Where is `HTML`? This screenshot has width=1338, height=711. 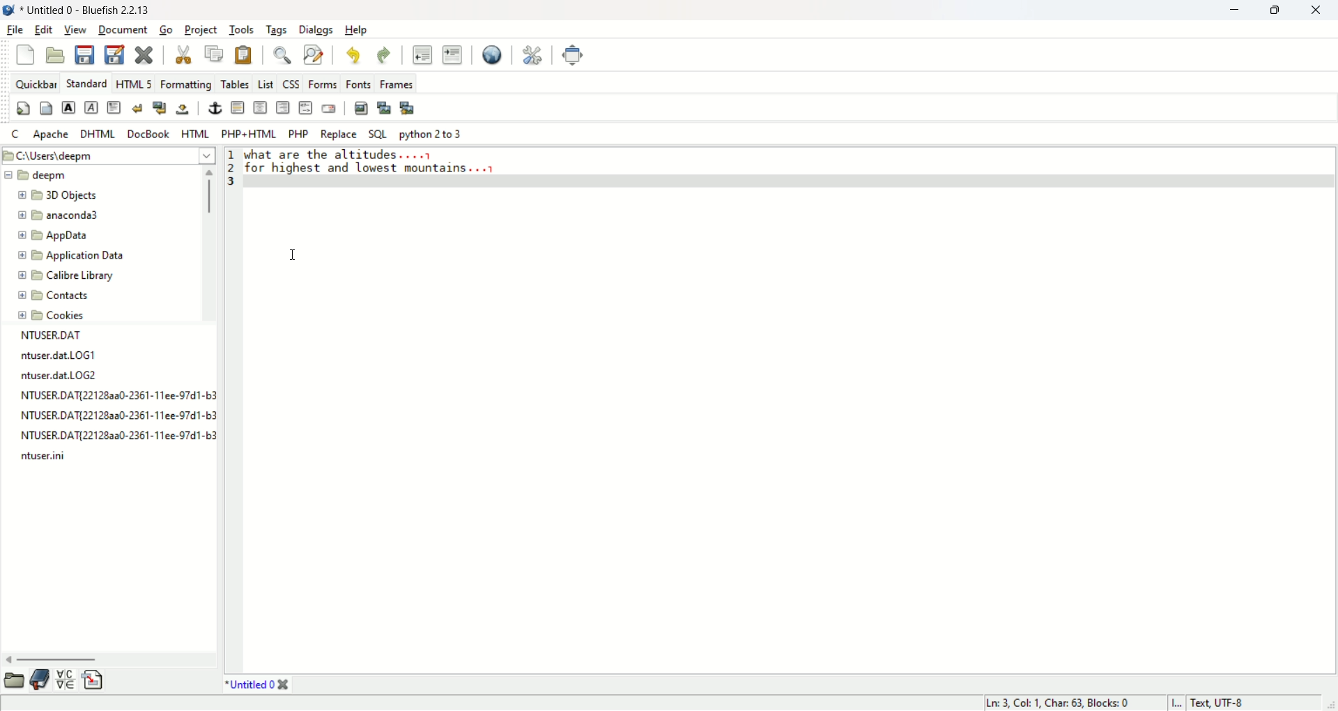 HTML is located at coordinates (197, 133).